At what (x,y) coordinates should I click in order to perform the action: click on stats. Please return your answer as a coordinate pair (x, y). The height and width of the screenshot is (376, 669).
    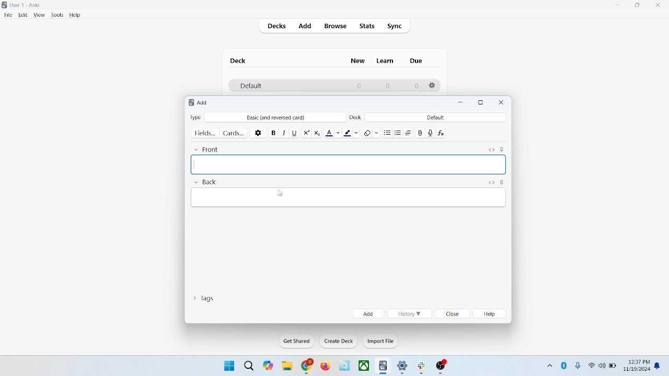
    Looking at the image, I should click on (366, 26).